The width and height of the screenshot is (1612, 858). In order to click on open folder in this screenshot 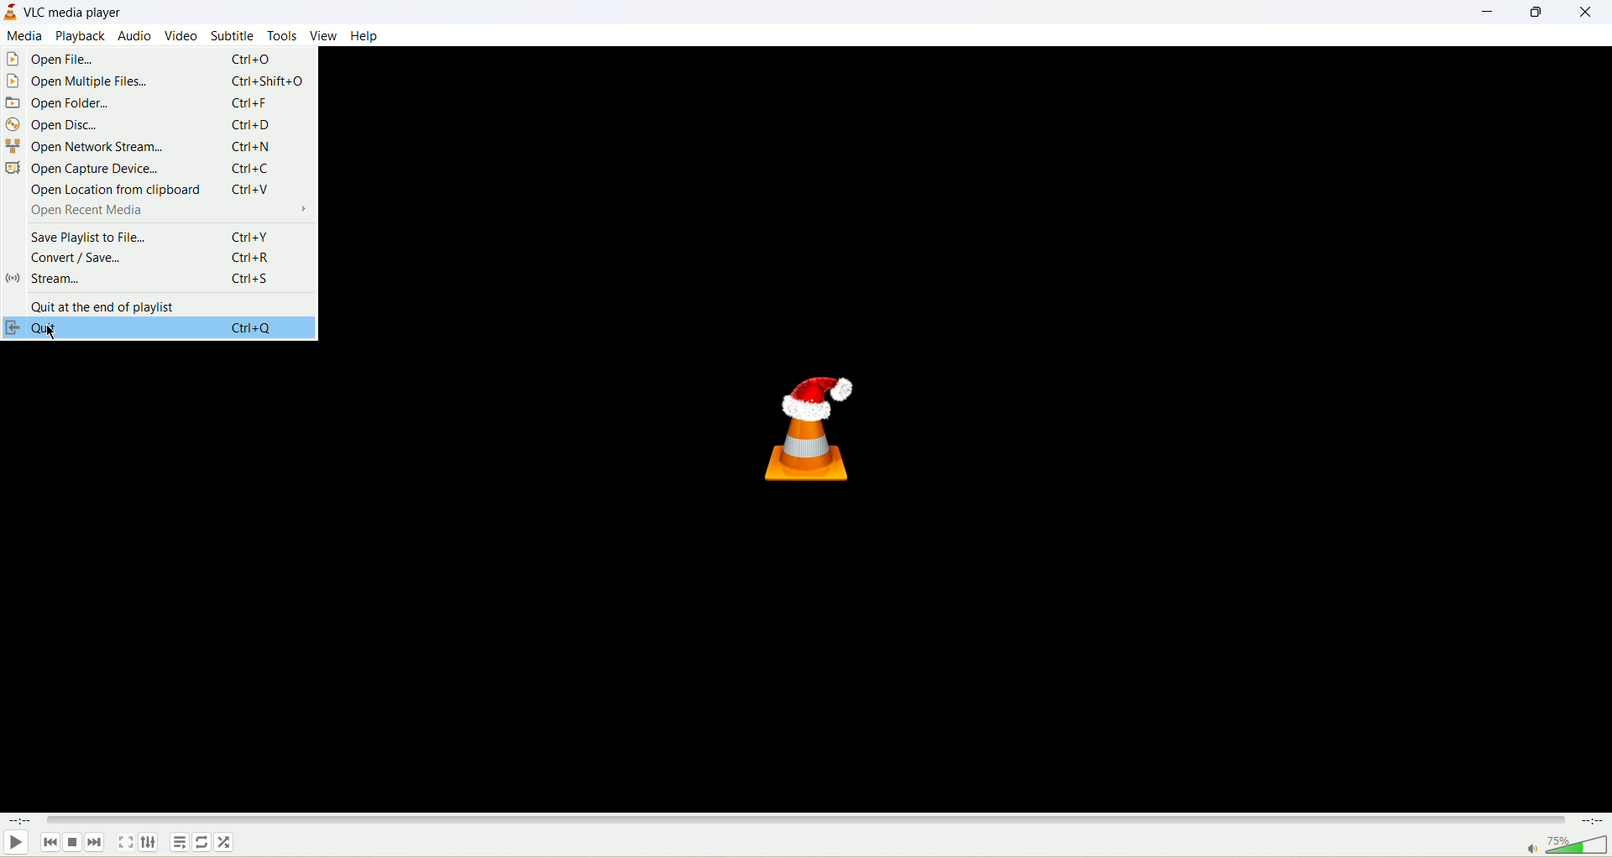, I will do `click(152, 102)`.